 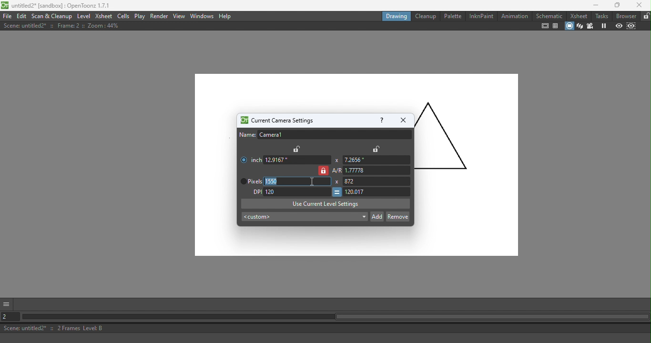 I want to click on Sub-camera preview, so click(x=631, y=26).